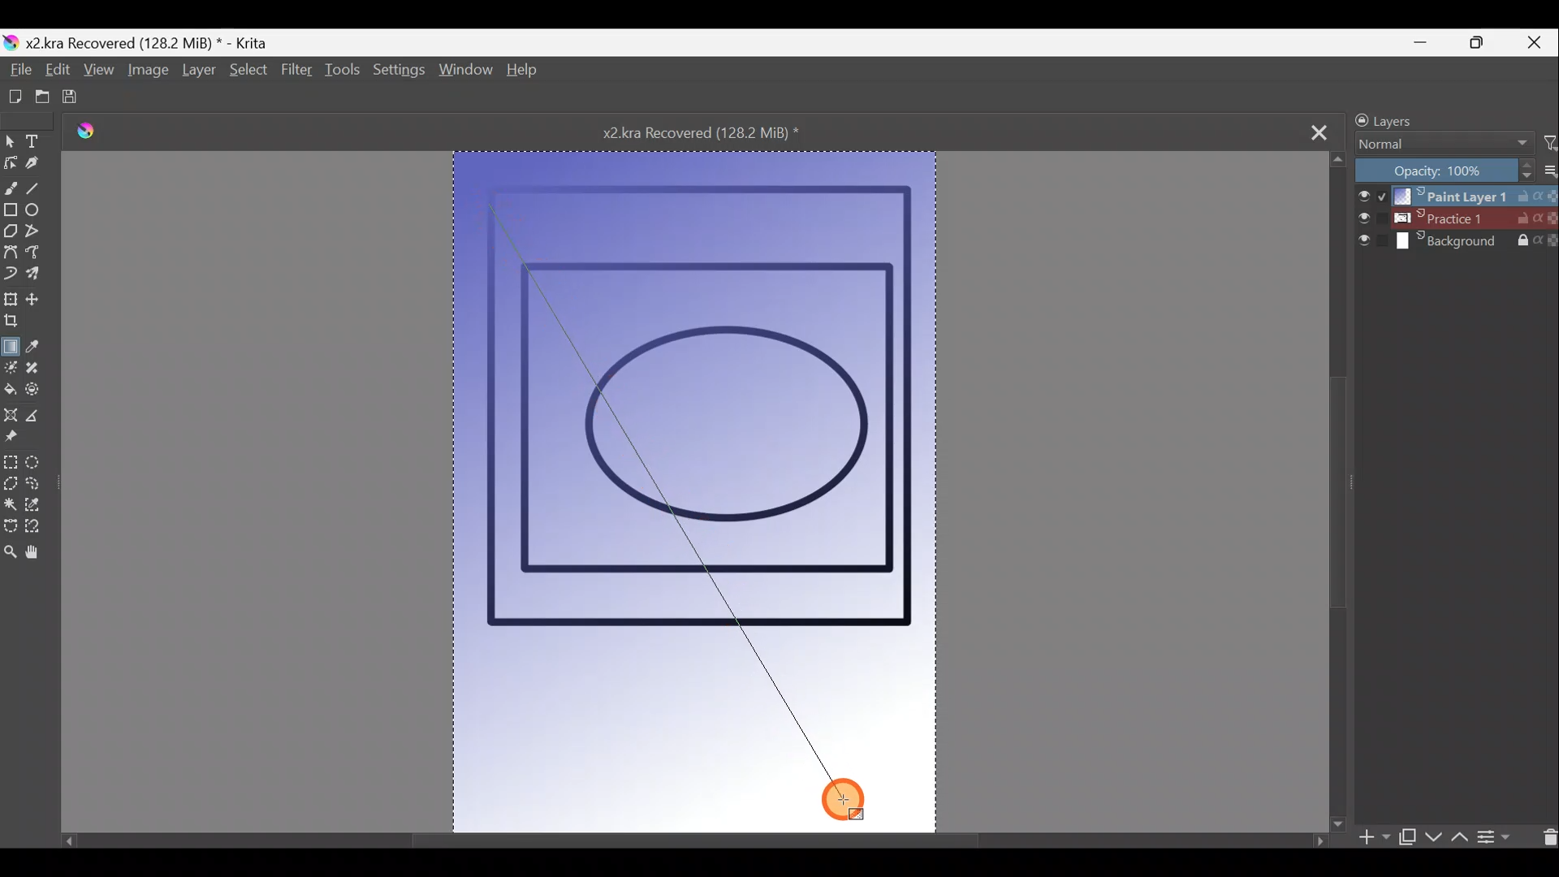  Describe the element at coordinates (11, 506) in the screenshot. I see `Contiguous selection tool` at that location.